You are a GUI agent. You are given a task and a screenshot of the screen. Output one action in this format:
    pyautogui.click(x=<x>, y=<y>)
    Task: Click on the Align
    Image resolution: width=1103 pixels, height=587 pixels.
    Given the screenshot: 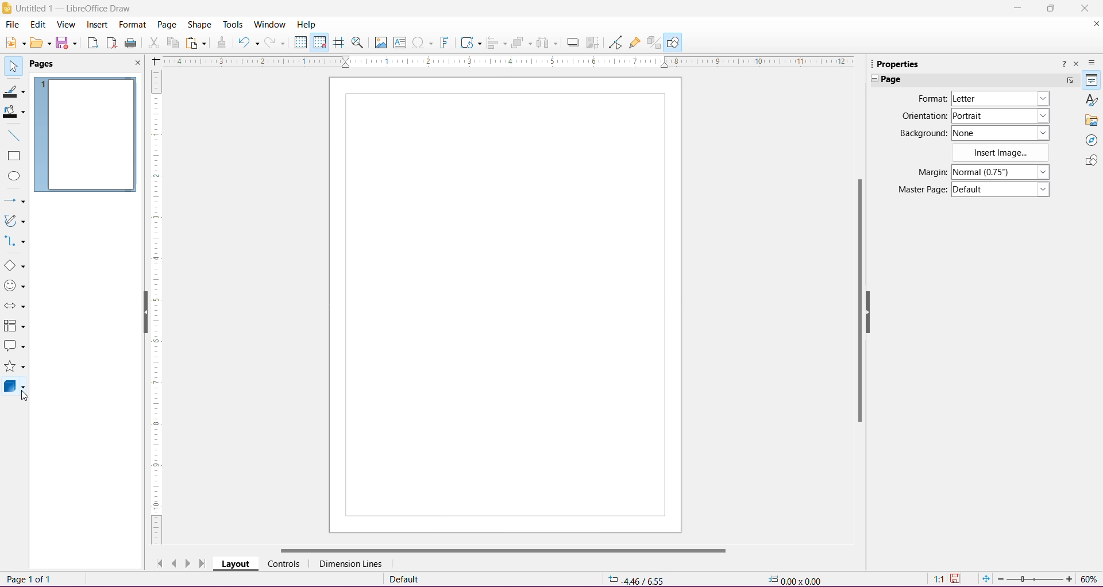 What is the action you would take?
    pyautogui.click(x=497, y=44)
    